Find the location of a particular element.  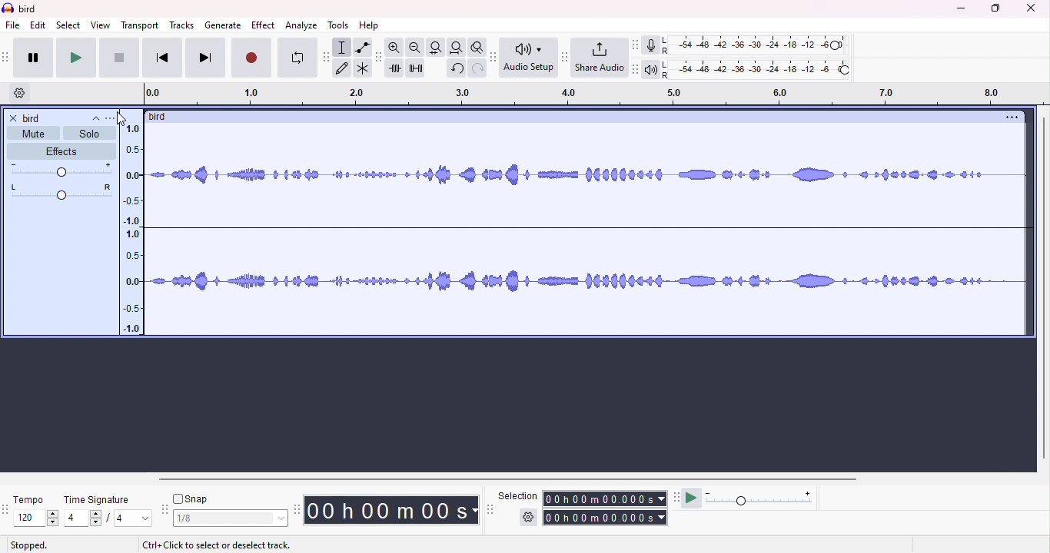

pause is located at coordinates (34, 58).